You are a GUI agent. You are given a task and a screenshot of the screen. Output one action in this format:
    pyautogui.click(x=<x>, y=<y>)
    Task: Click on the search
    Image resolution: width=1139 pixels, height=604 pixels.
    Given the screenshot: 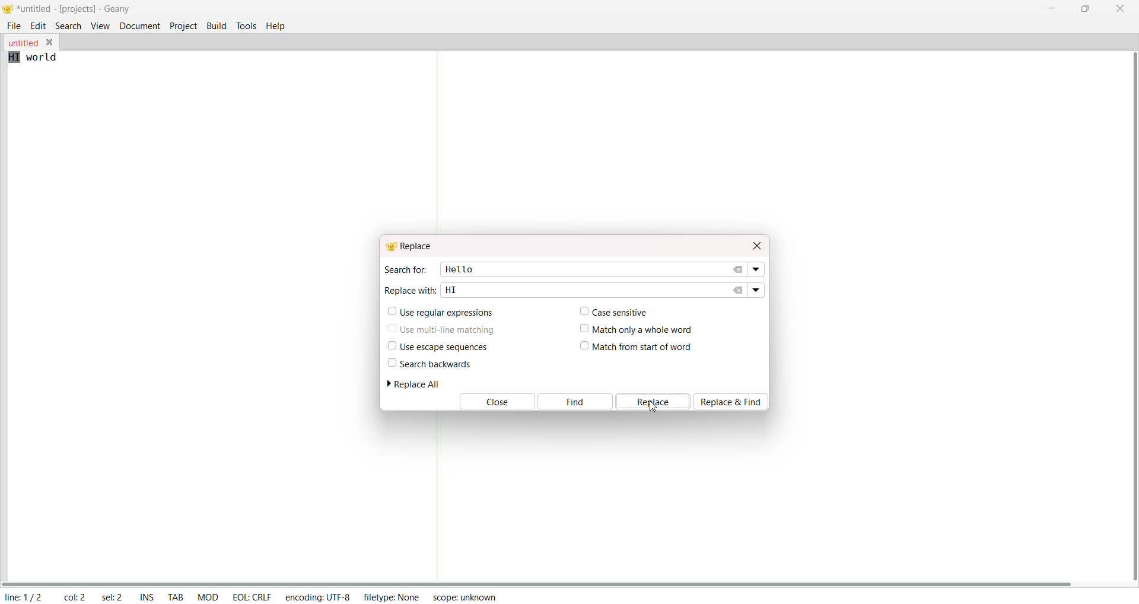 What is the action you would take?
    pyautogui.click(x=69, y=25)
    